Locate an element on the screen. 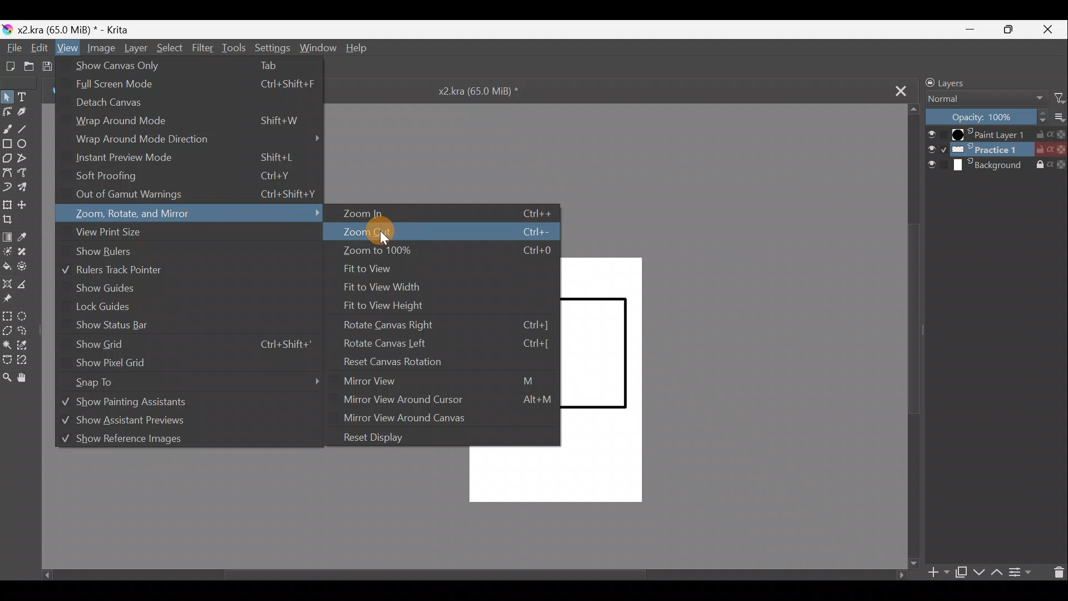  Rotate canvas left is located at coordinates (443, 343).